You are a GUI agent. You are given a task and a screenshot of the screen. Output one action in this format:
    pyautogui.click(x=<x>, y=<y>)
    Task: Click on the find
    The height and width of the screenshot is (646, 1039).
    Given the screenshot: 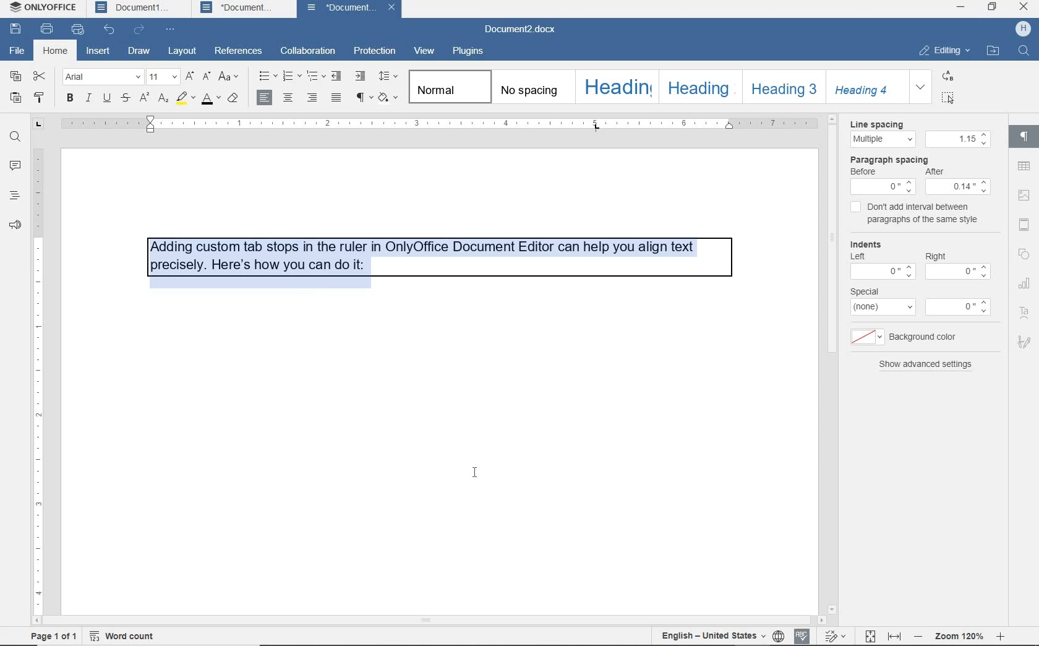 What is the action you would take?
    pyautogui.click(x=15, y=137)
    